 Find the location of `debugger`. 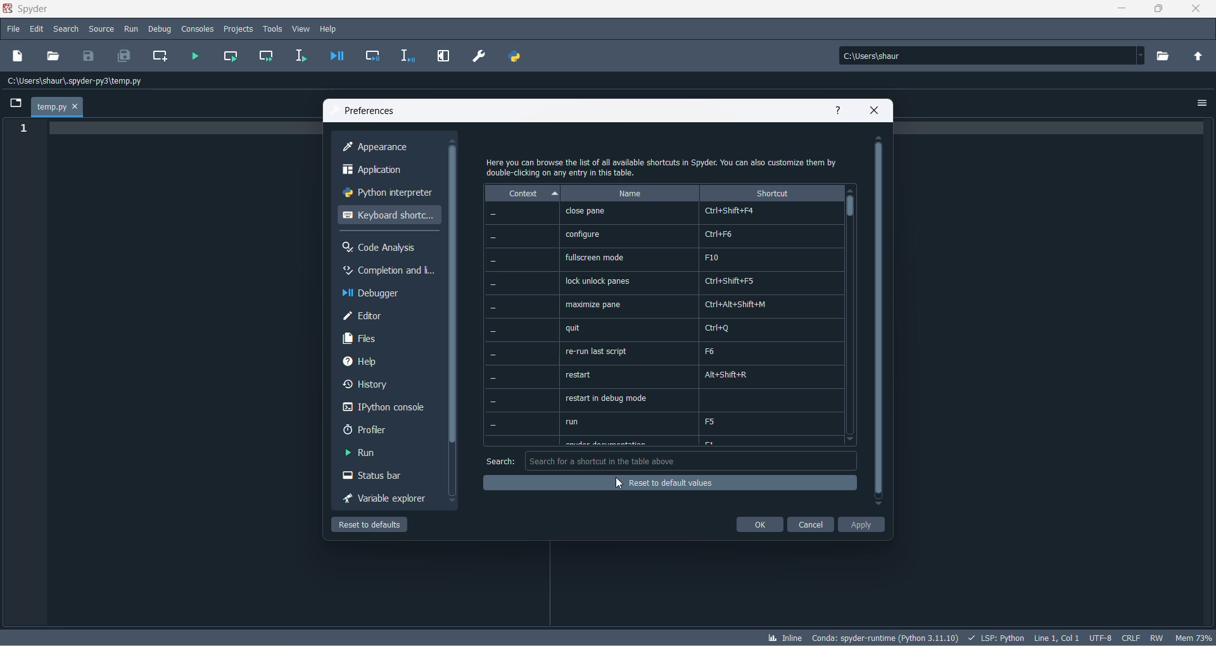

debugger is located at coordinates (379, 293).